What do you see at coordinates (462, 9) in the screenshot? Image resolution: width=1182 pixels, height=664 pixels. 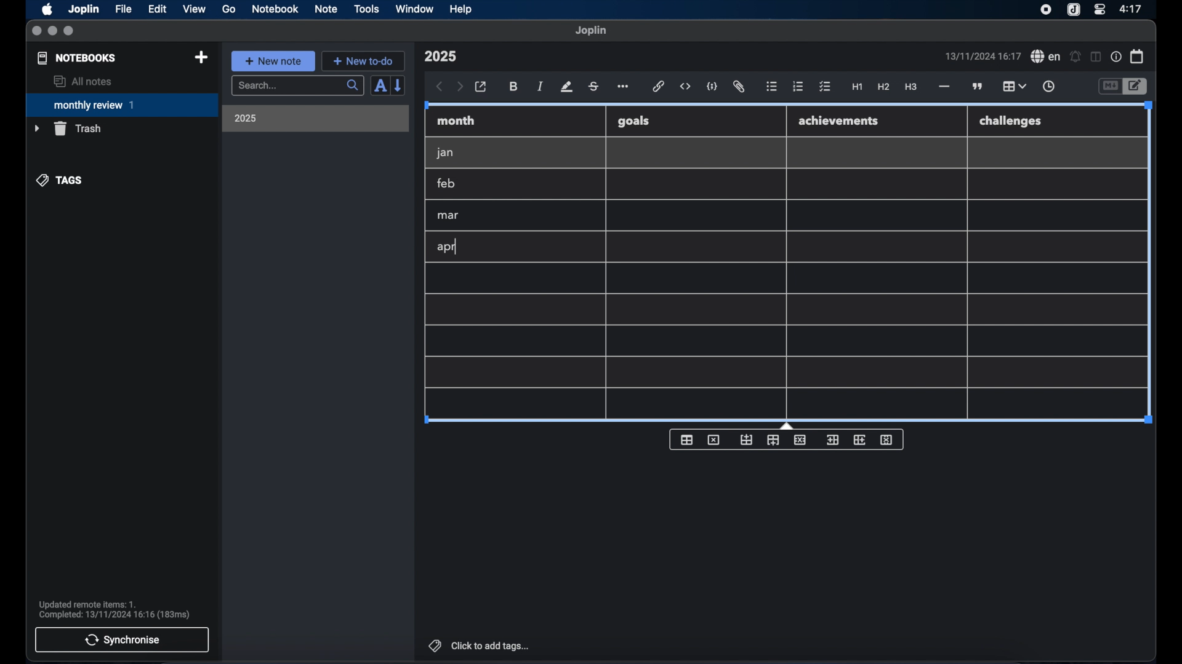 I see `help` at bounding box center [462, 9].